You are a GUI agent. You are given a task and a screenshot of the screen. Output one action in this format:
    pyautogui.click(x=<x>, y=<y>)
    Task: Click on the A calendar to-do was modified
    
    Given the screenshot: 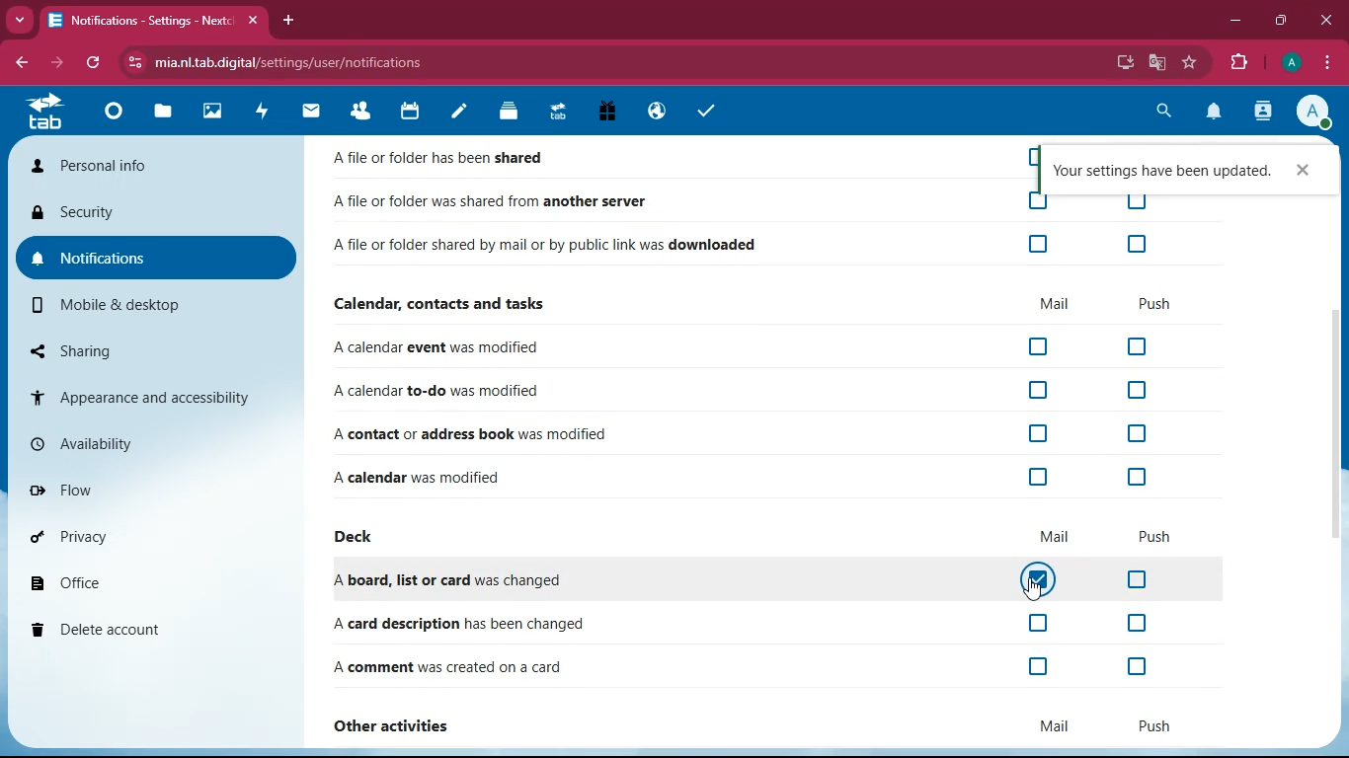 What is the action you would take?
    pyautogui.click(x=453, y=388)
    